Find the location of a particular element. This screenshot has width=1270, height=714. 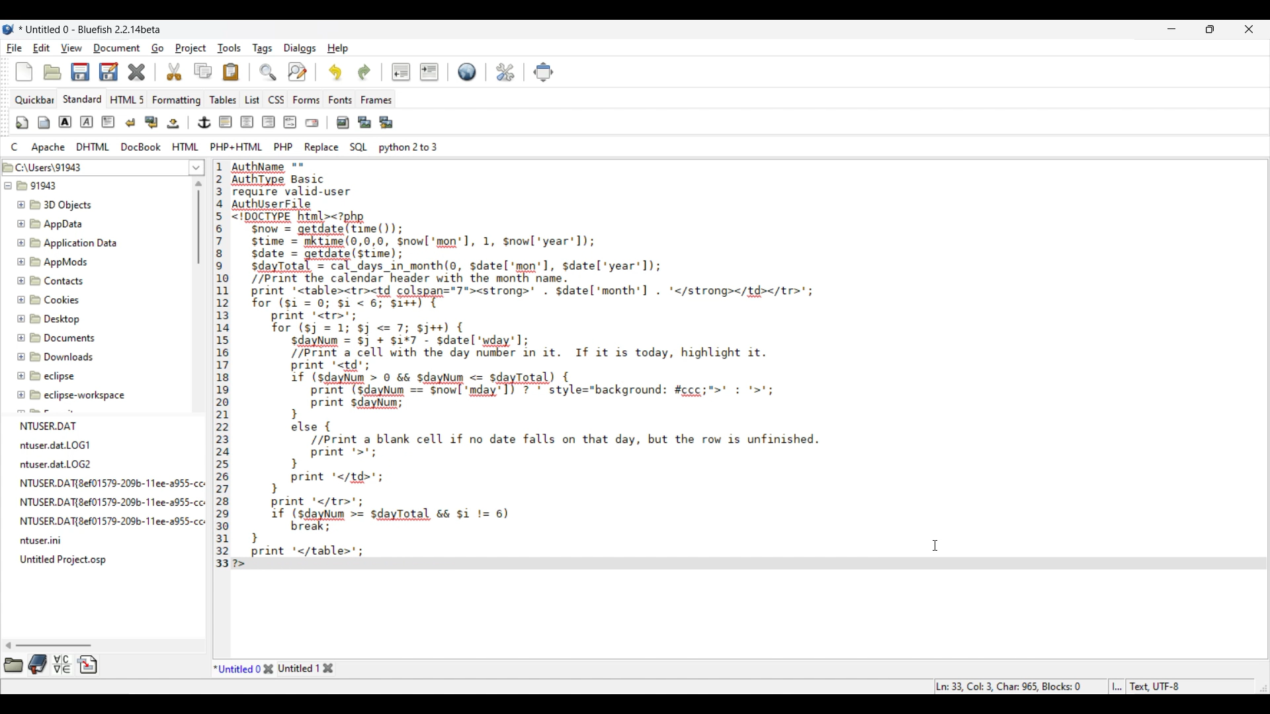

Copy is located at coordinates (203, 71).